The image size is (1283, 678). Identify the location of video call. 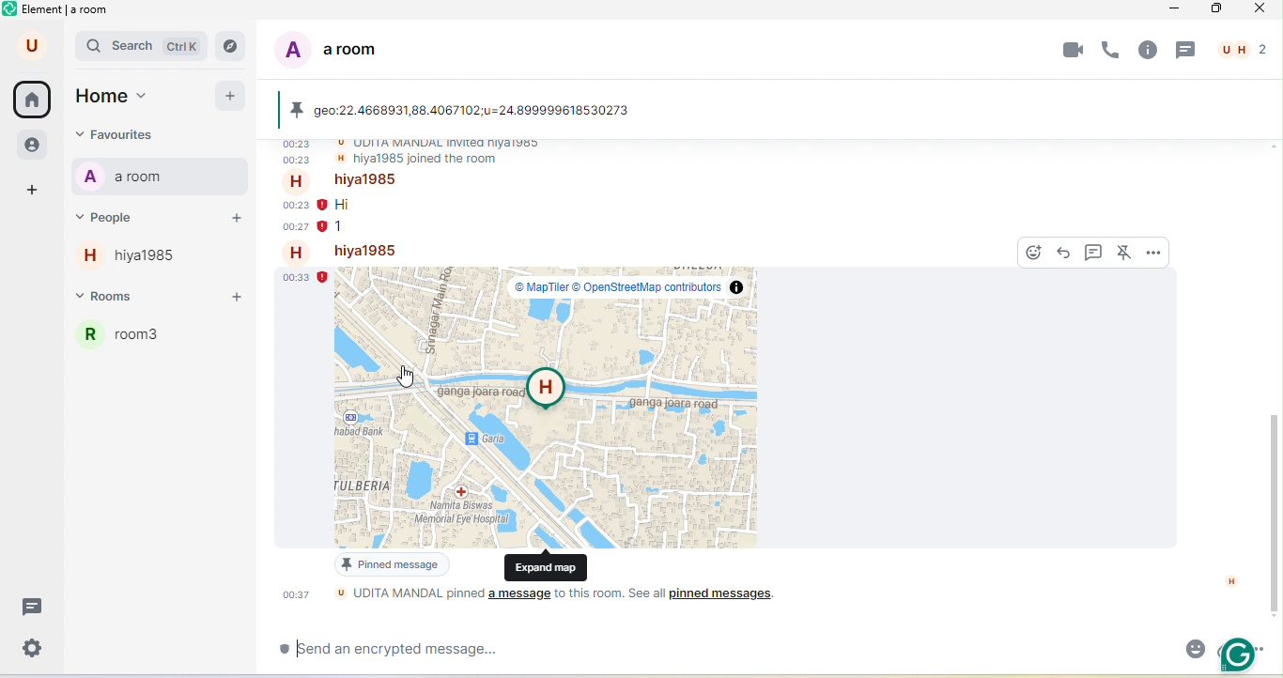
(1071, 51).